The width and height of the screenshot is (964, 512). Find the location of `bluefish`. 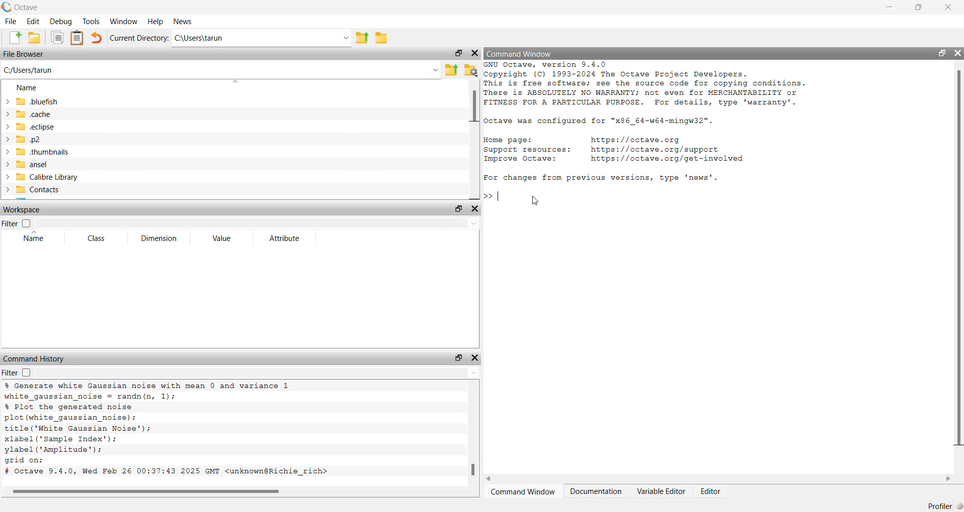

bluefish is located at coordinates (32, 101).